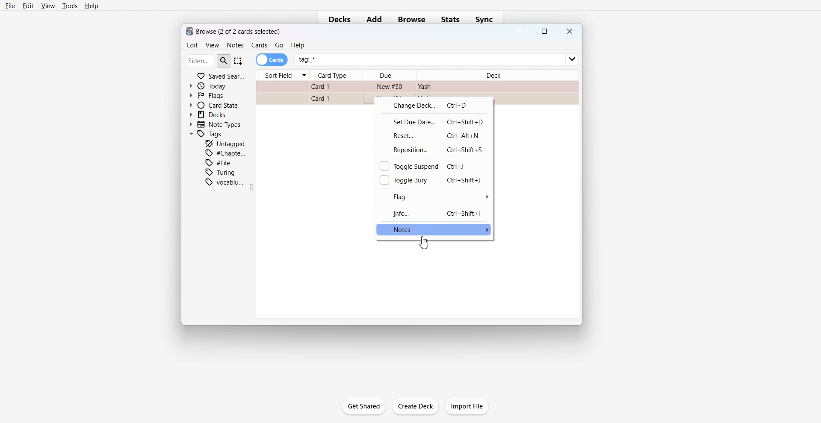  What do you see at coordinates (208, 60) in the screenshot?
I see `Search Bar` at bounding box center [208, 60].